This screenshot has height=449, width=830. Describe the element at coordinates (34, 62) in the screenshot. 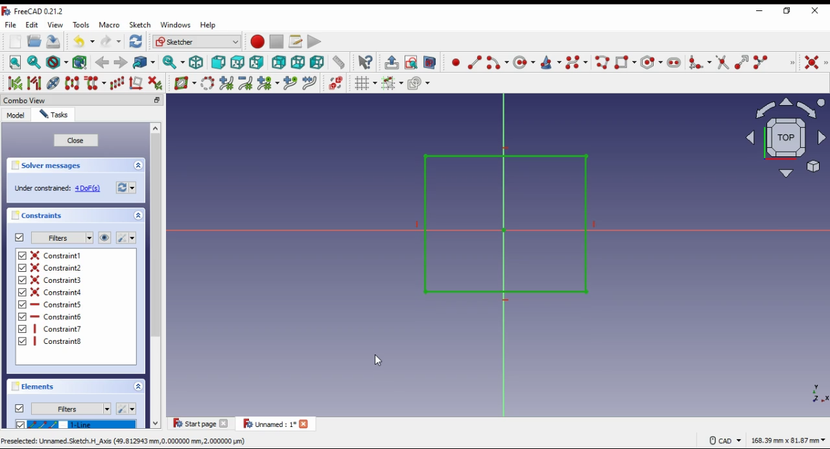

I see `fit selection` at that location.